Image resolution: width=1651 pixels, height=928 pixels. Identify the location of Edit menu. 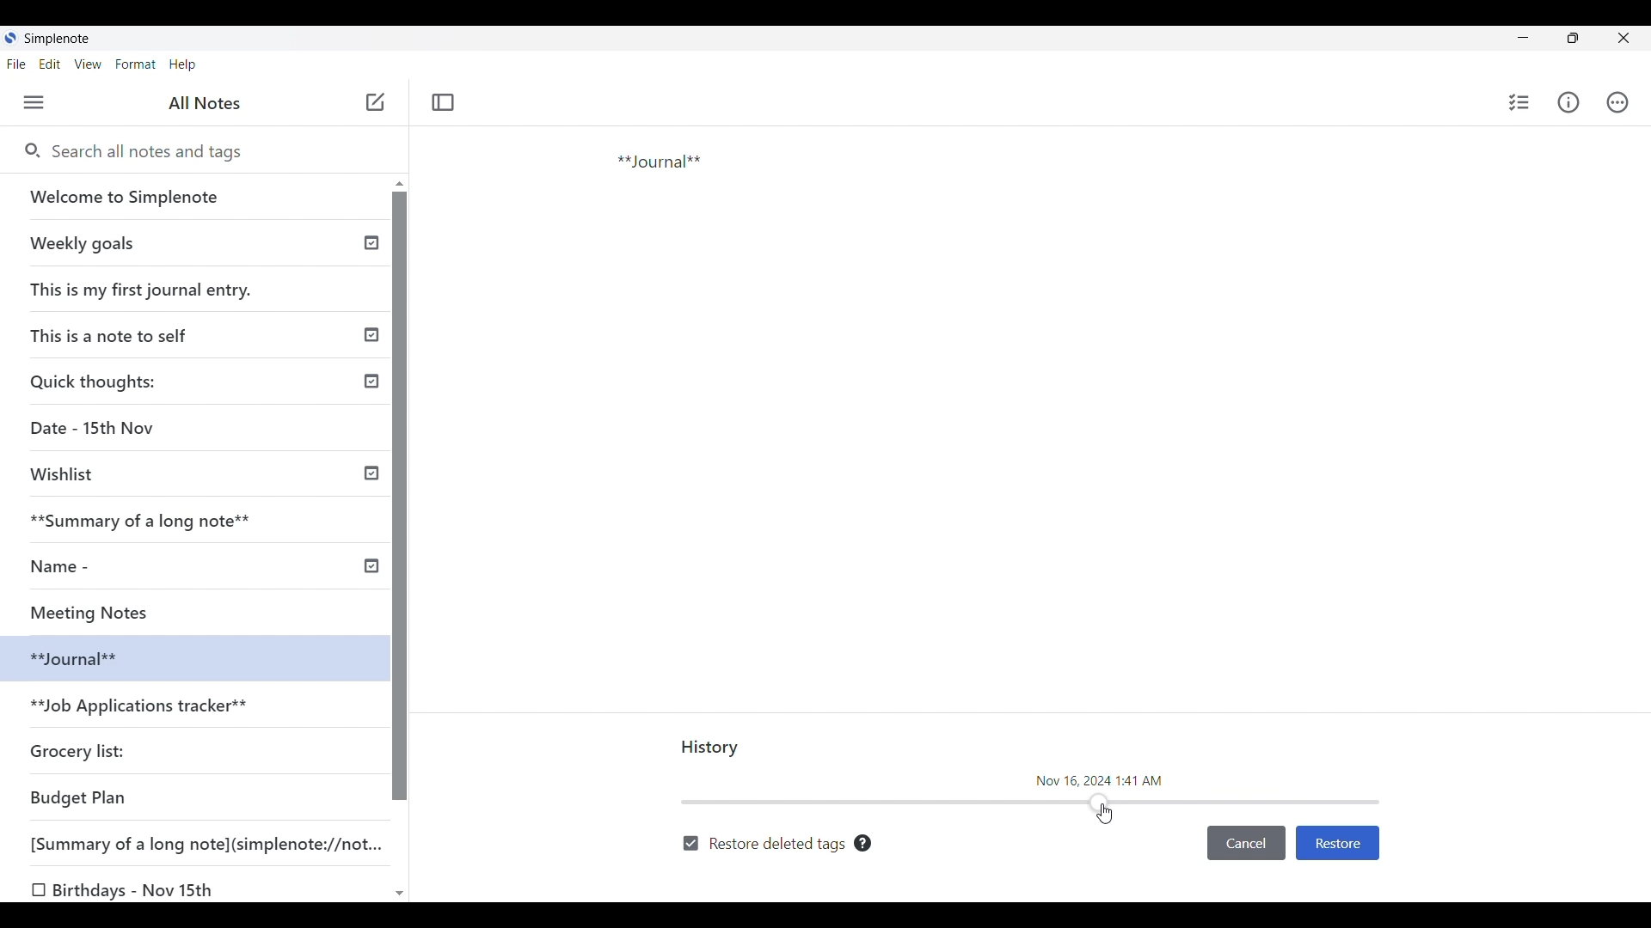
(50, 64).